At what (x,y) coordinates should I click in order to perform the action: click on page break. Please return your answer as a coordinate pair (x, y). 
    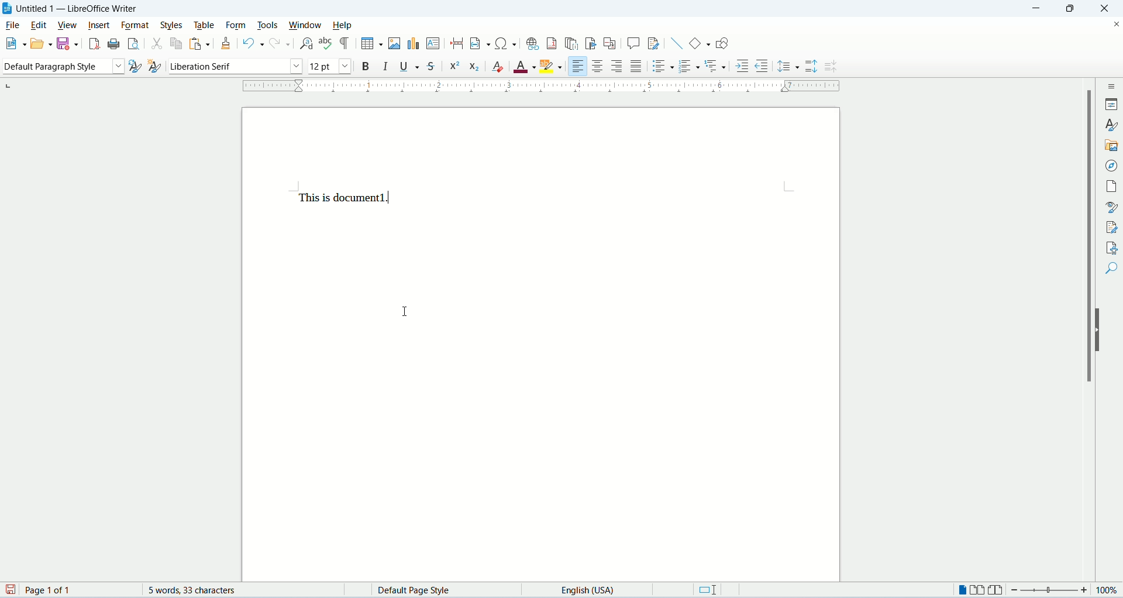
    Looking at the image, I should click on (457, 42).